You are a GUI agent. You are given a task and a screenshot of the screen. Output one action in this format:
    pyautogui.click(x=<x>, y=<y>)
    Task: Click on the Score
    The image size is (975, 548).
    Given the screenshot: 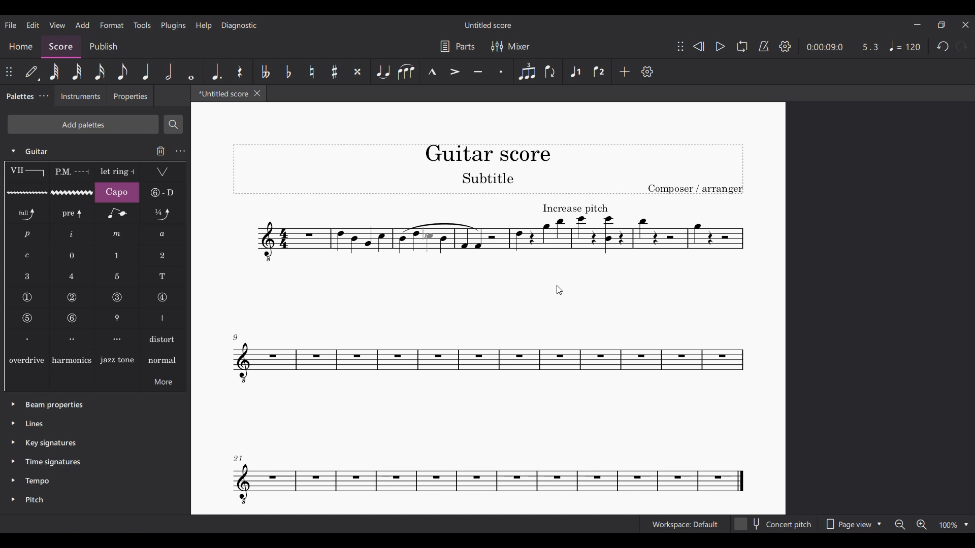 What is the action you would take?
    pyautogui.click(x=61, y=47)
    